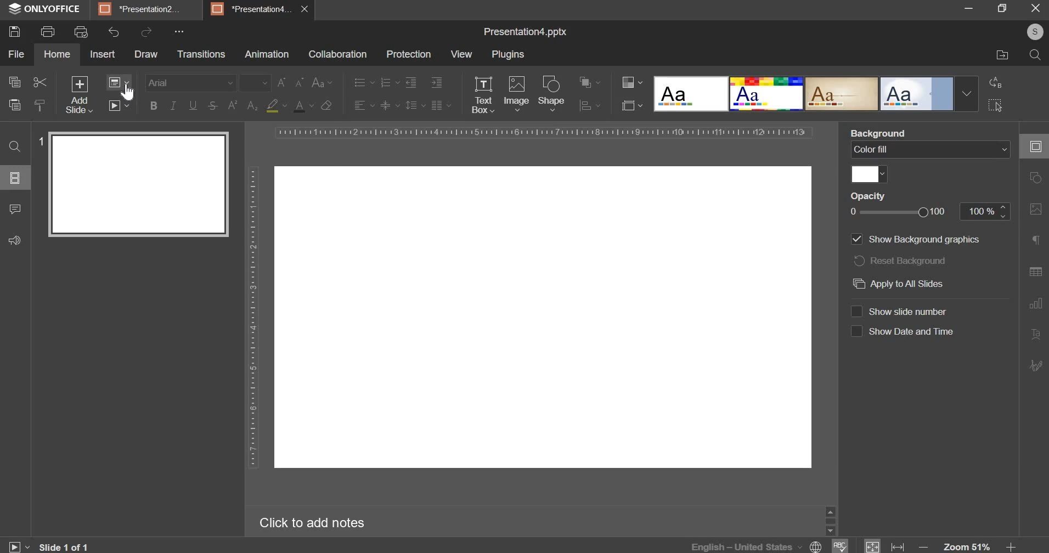  Describe the element at coordinates (103, 55) in the screenshot. I see `insert` at that location.